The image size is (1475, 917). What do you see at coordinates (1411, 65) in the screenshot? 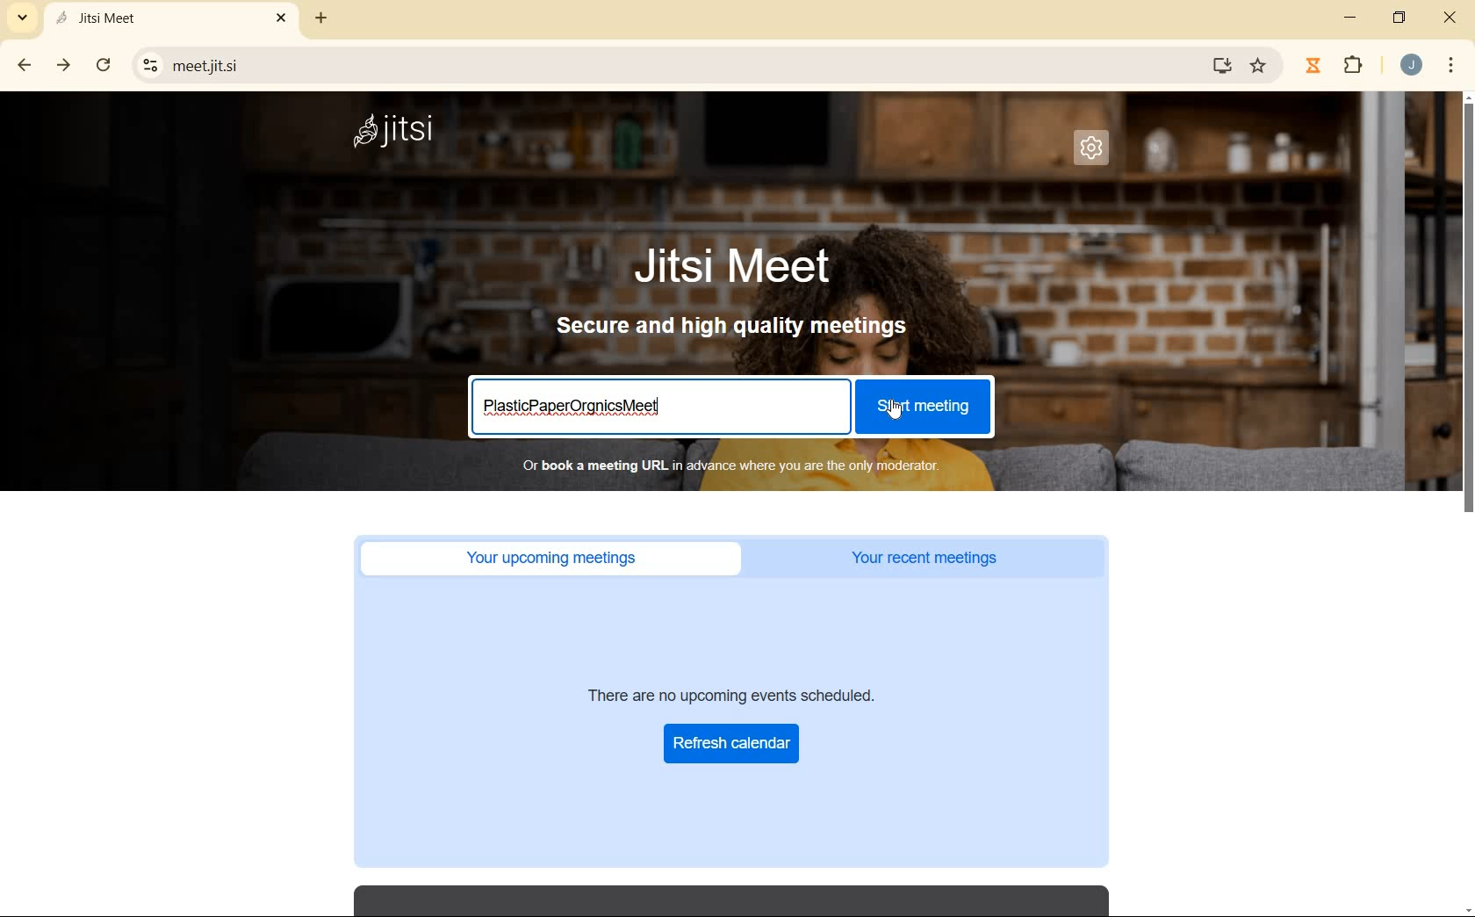
I see `account` at bounding box center [1411, 65].